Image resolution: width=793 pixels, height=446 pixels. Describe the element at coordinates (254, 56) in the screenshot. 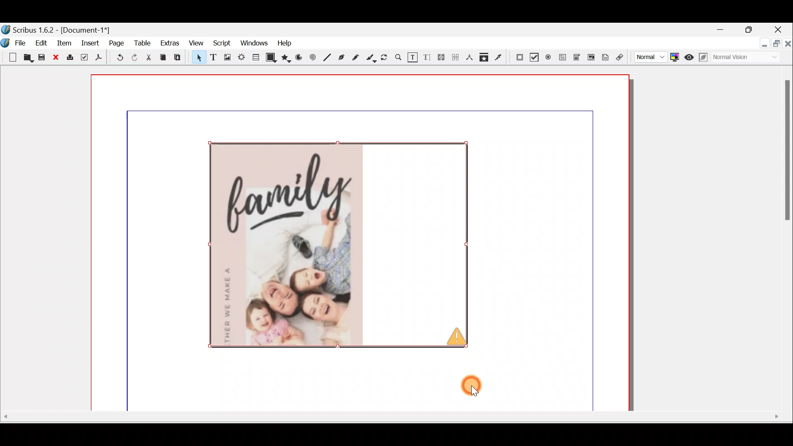

I see `Table` at that location.